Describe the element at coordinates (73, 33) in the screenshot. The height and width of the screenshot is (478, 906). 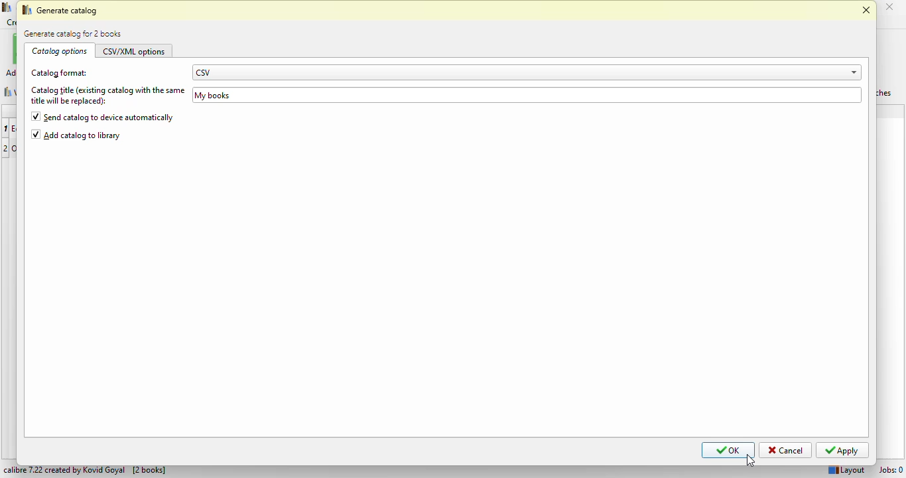
I see `generate catalog for 2 books` at that location.